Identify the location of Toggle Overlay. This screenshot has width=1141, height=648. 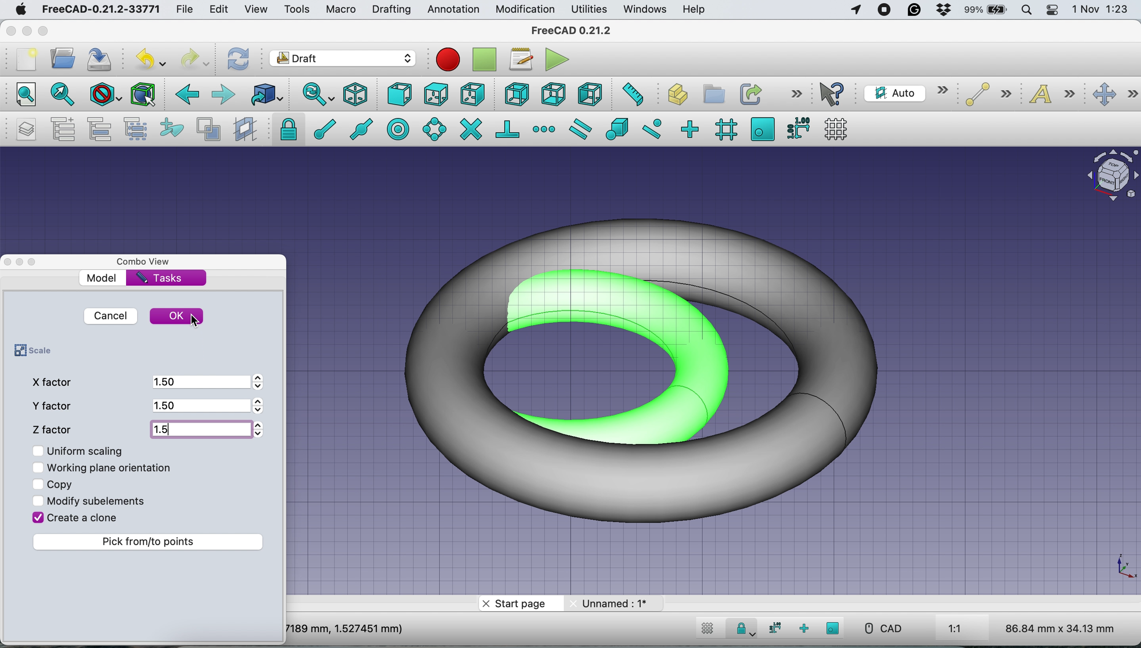
(37, 262).